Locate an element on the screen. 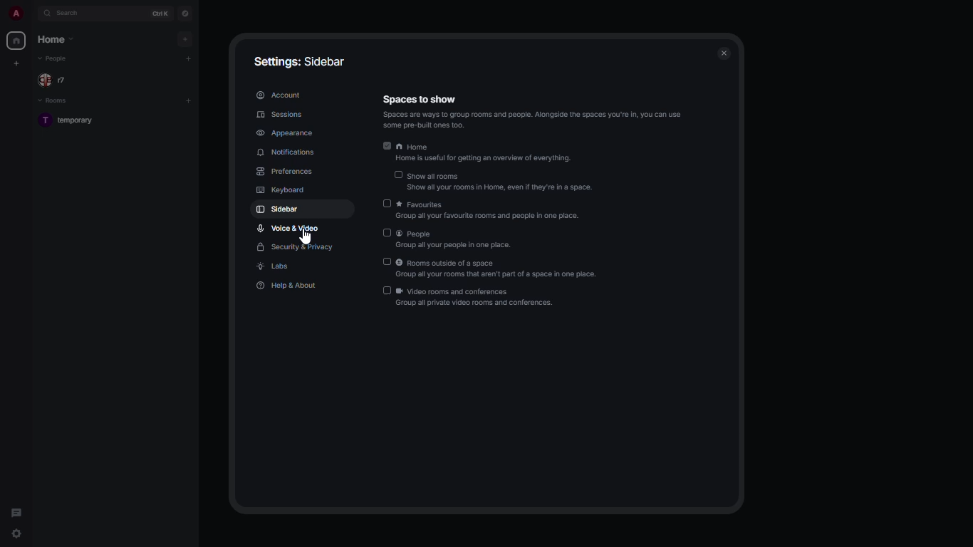  help & about is located at coordinates (288, 285).